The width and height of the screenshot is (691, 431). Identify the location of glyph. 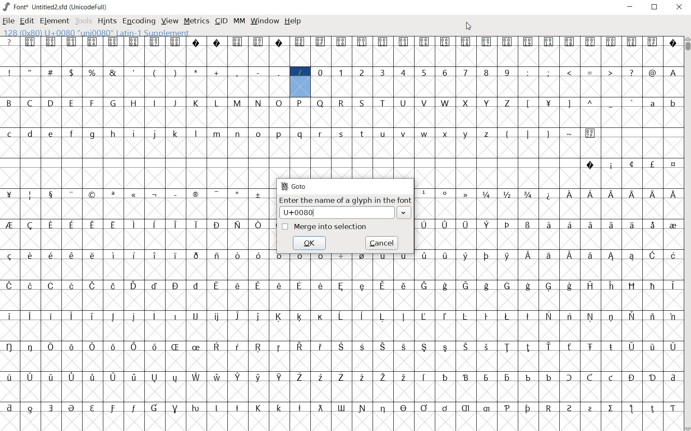
(52, 134).